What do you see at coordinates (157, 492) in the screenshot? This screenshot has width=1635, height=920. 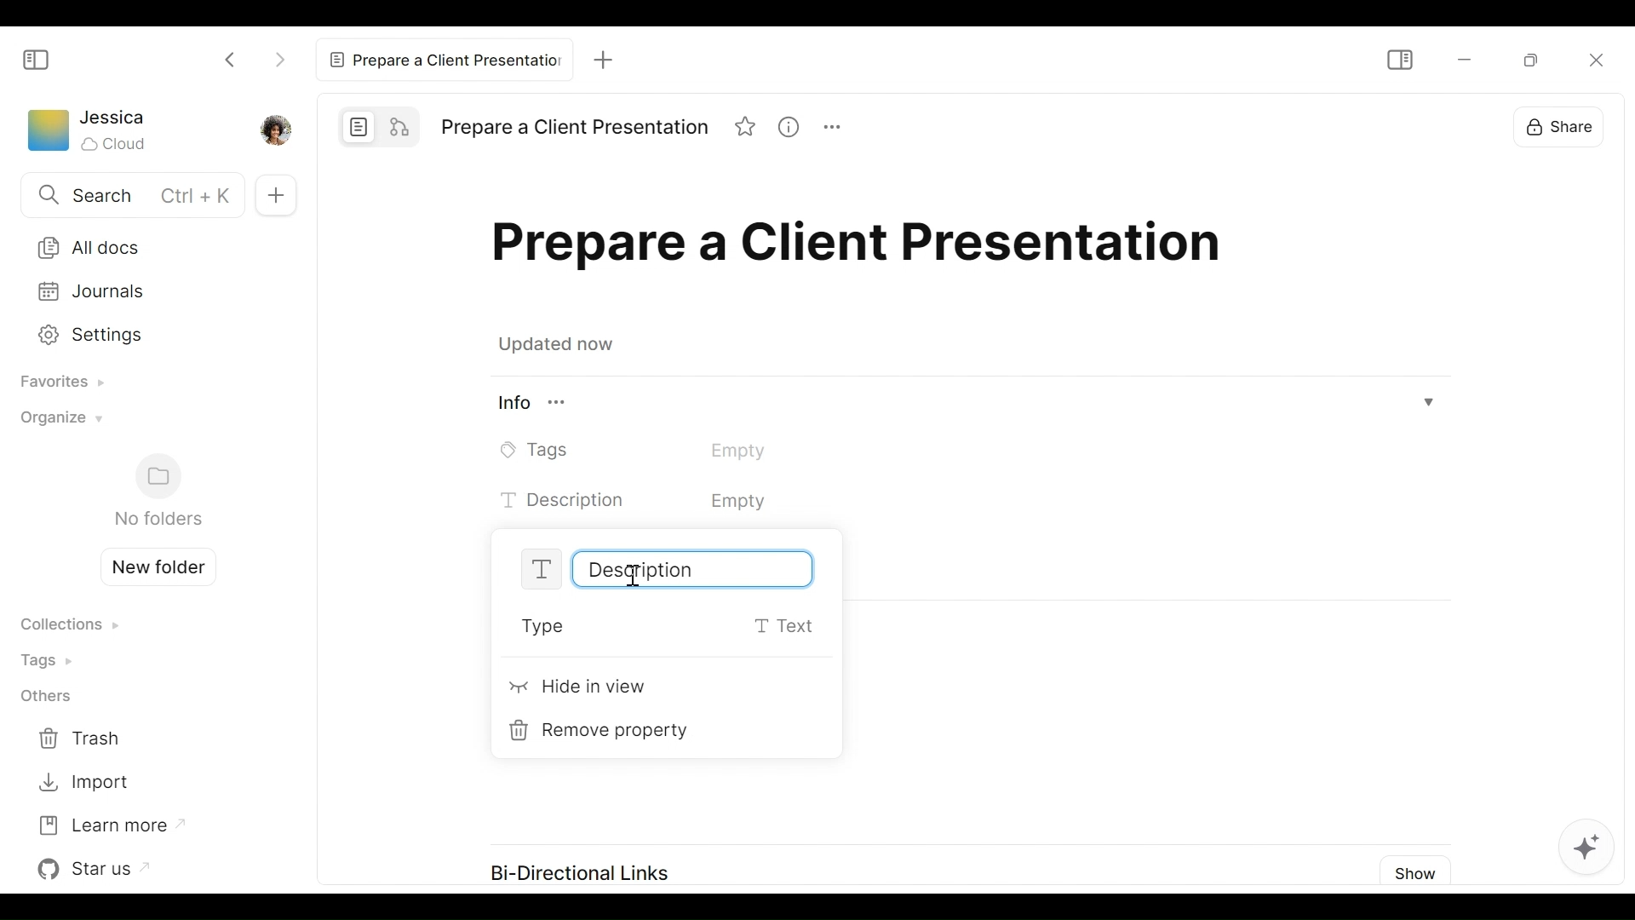 I see `Folders` at bounding box center [157, 492].